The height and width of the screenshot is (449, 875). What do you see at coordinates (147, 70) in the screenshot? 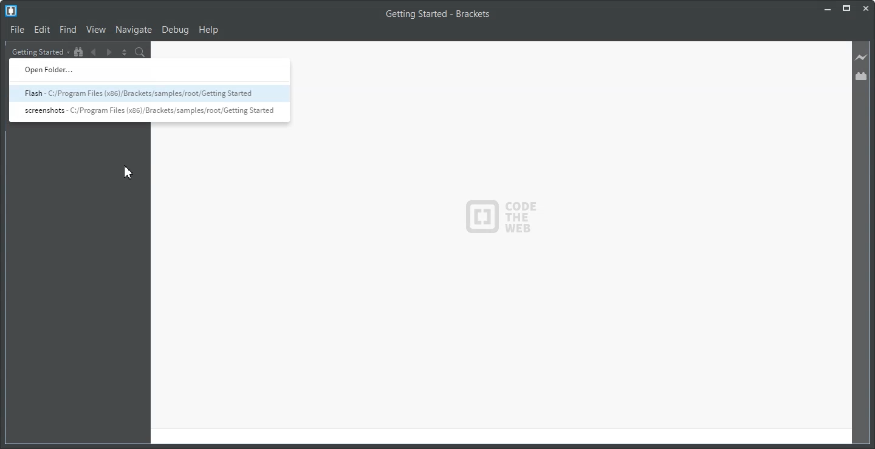
I see `Open Folder` at bounding box center [147, 70].